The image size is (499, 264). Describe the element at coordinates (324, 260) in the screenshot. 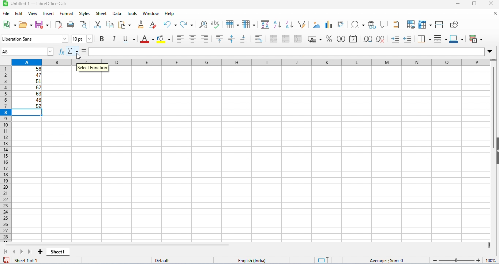

I see `standard selection` at that location.